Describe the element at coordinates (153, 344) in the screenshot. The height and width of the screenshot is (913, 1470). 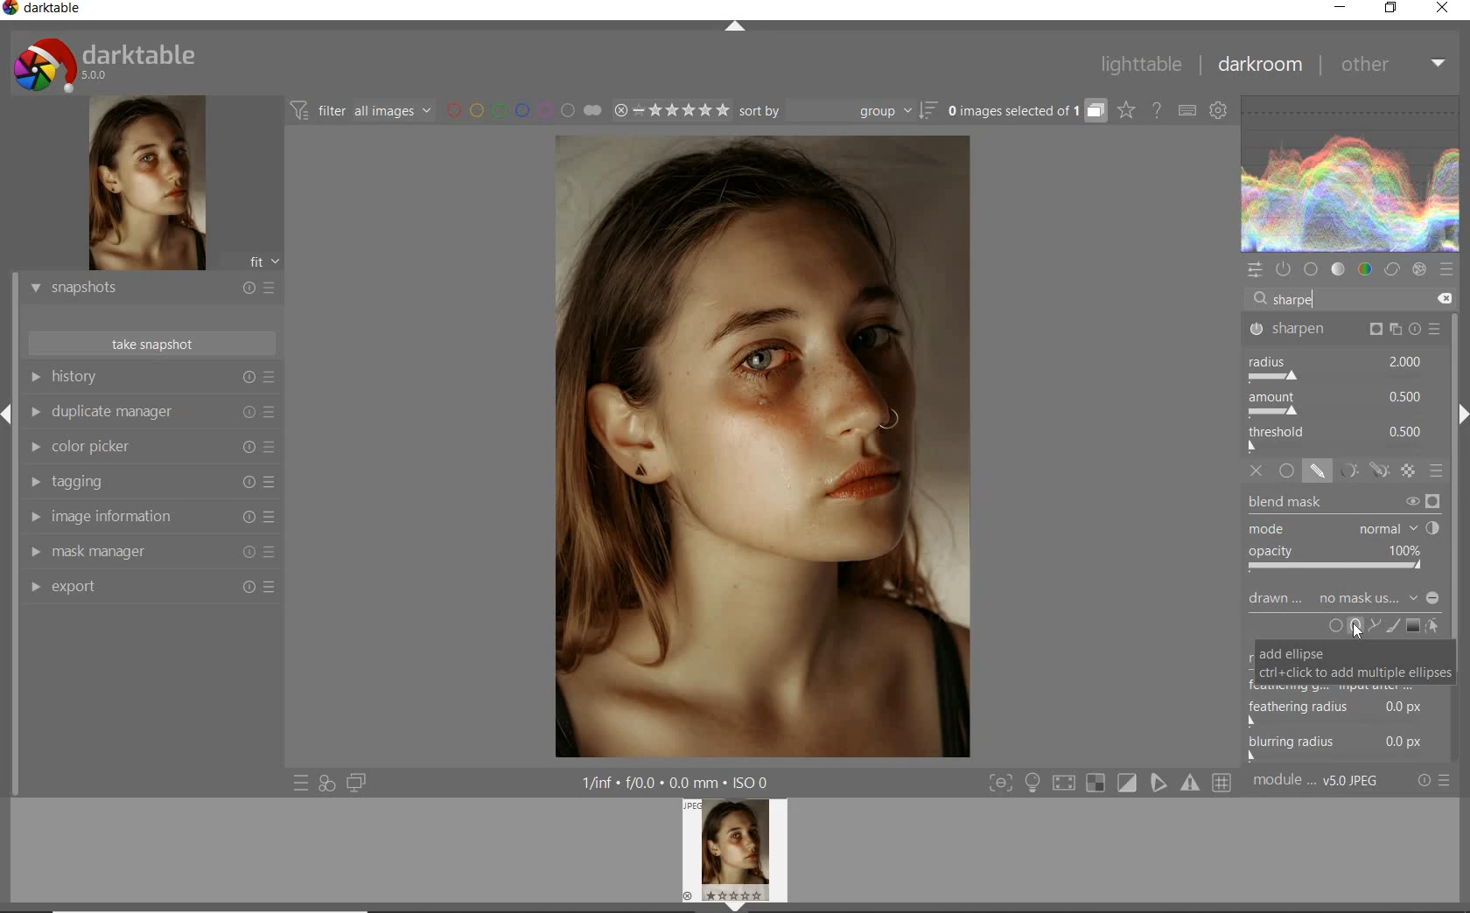
I see `take snapshots` at that location.